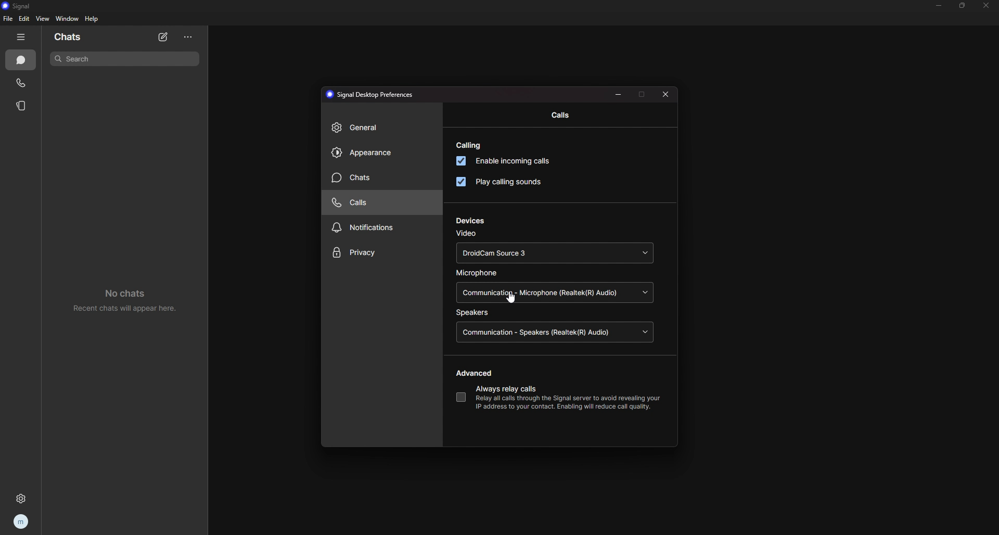  I want to click on stories, so click(22, 106).